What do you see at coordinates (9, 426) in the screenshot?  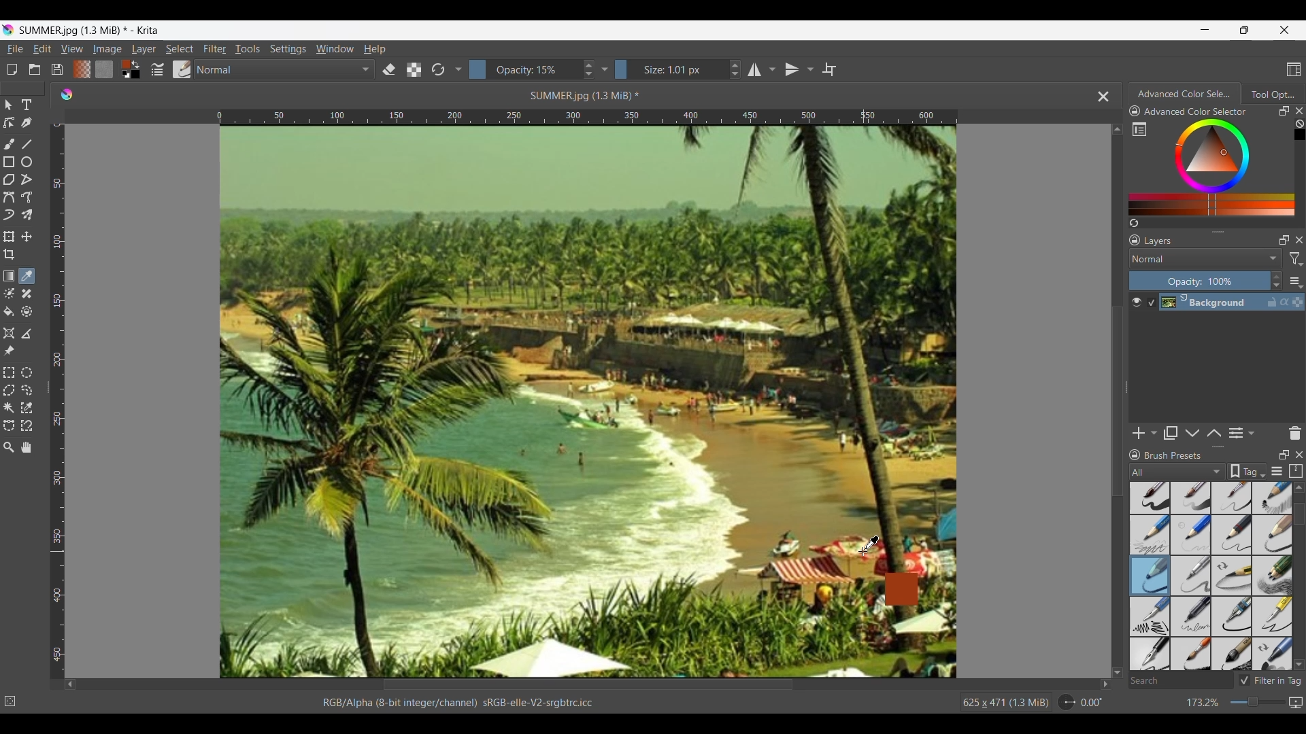 I see `Bezier curve selection tool` at bounding box center [9, 426].